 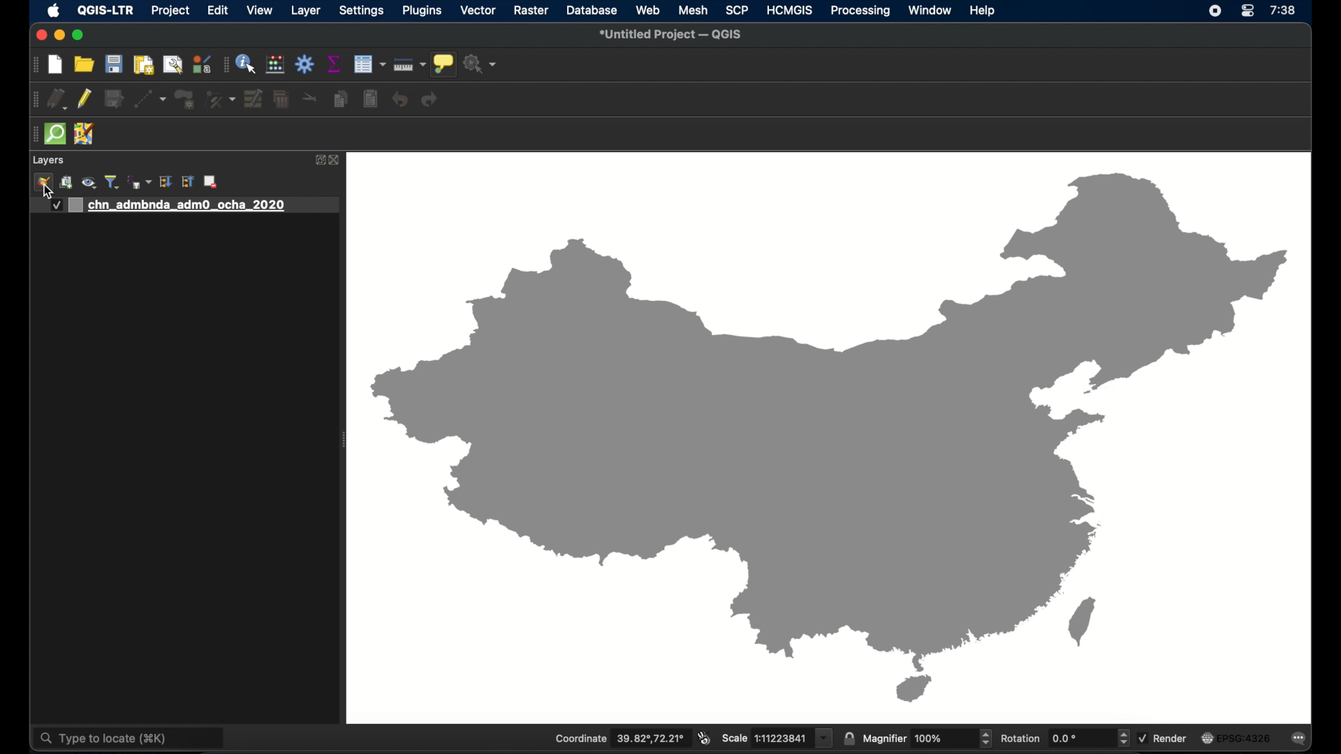 I want to click on drag handle, so click(x=344, y=440).